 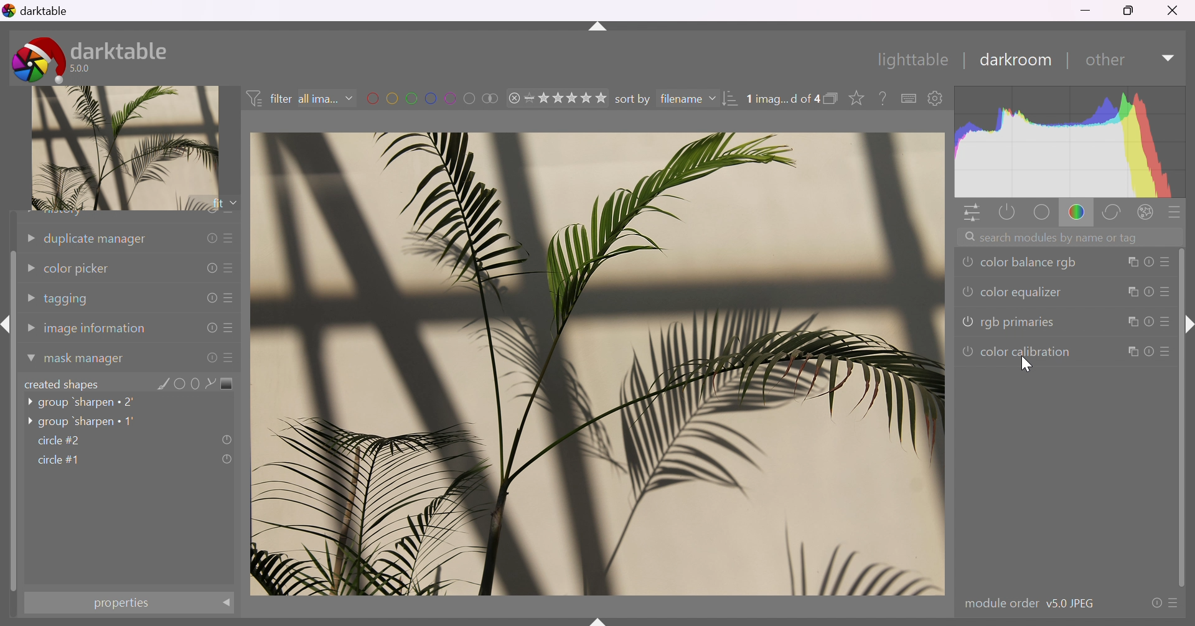 I want to click on module order v5.0 JPEG, so click(x=1028, y=604).